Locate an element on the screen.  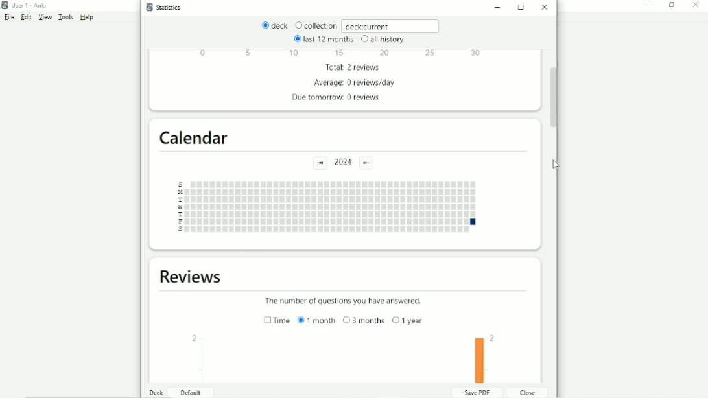
Collection is located at coordinates (316, 26).